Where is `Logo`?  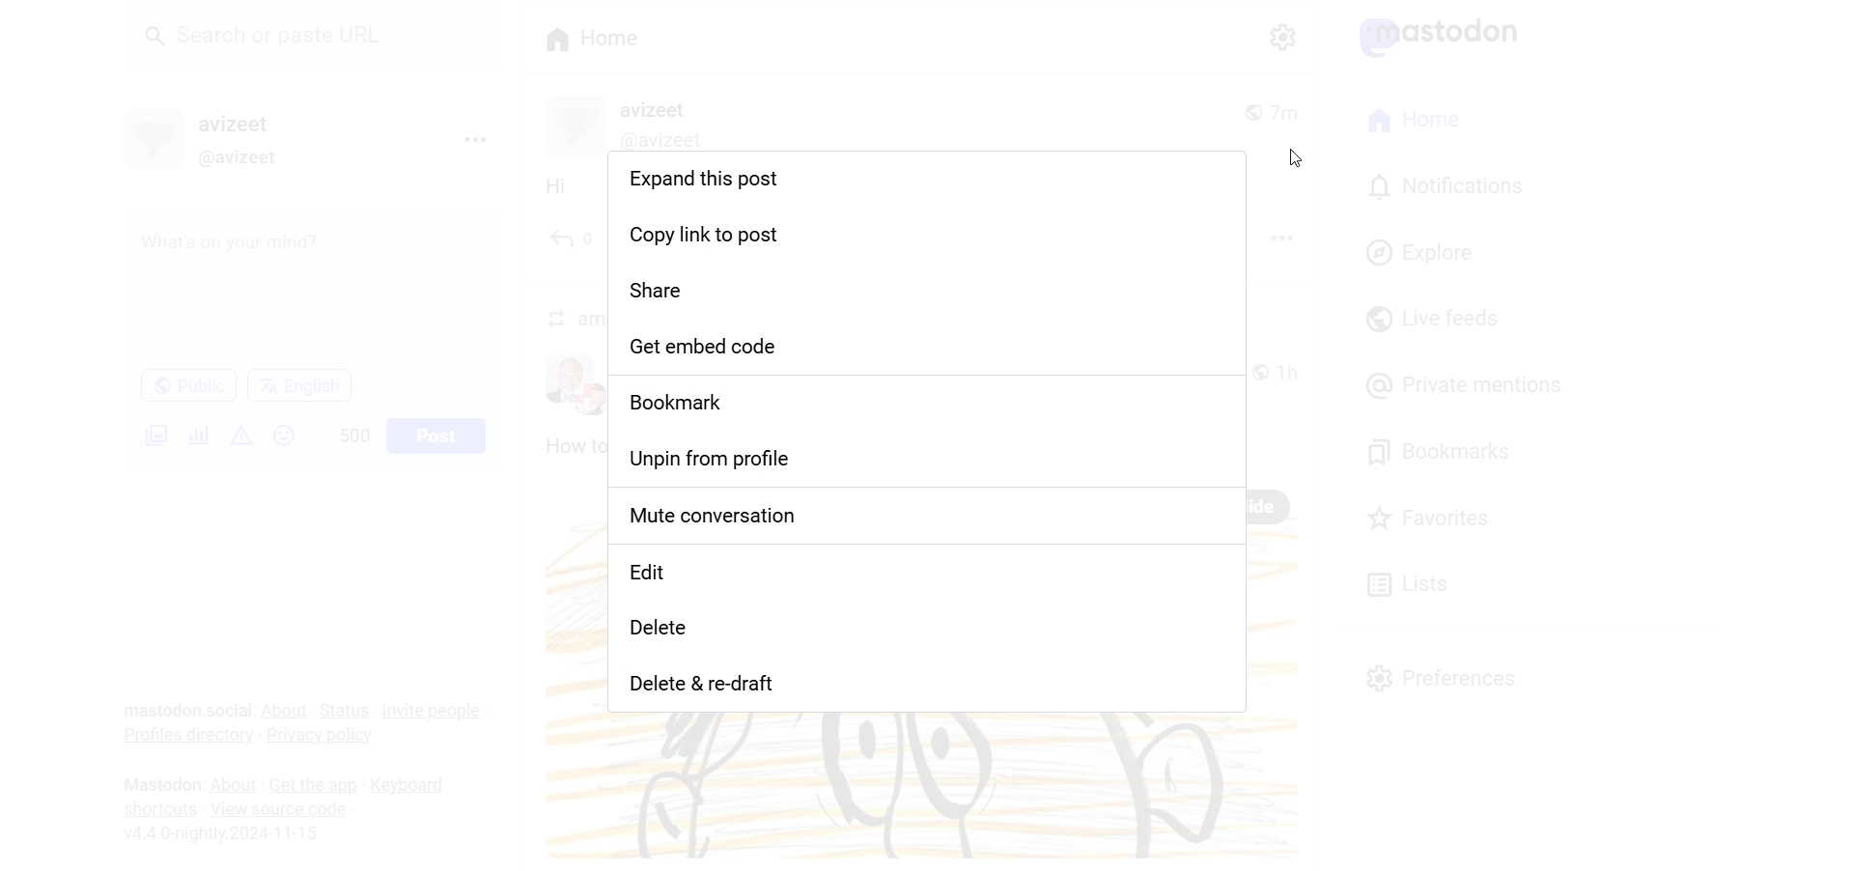
Logo is located at coordinates (1449, 36).